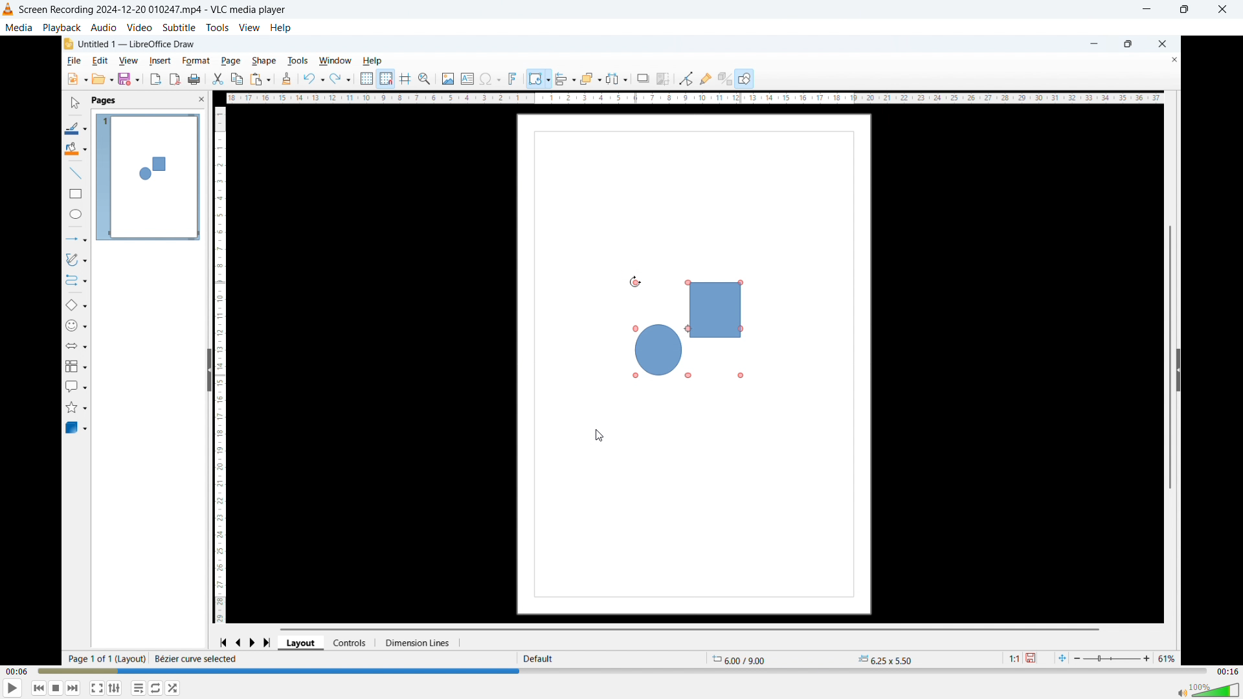  What do you see at coordinates (173, 688) in the screenshot?
I see `random ` at bounding box center [173, 688].